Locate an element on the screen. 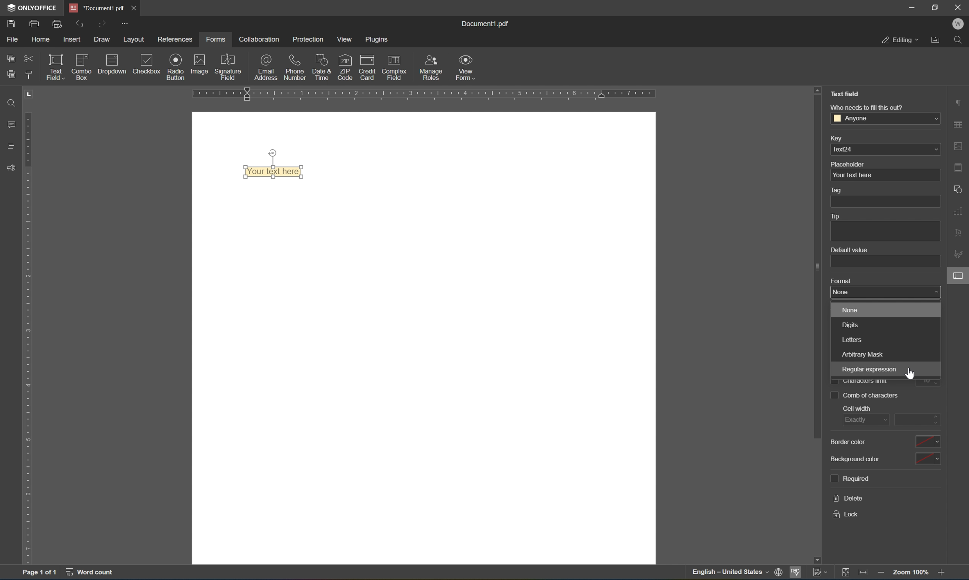 The height and width of the screenshot is (580, 969). ONLYOFFICE is located at coordinates (32, 7).